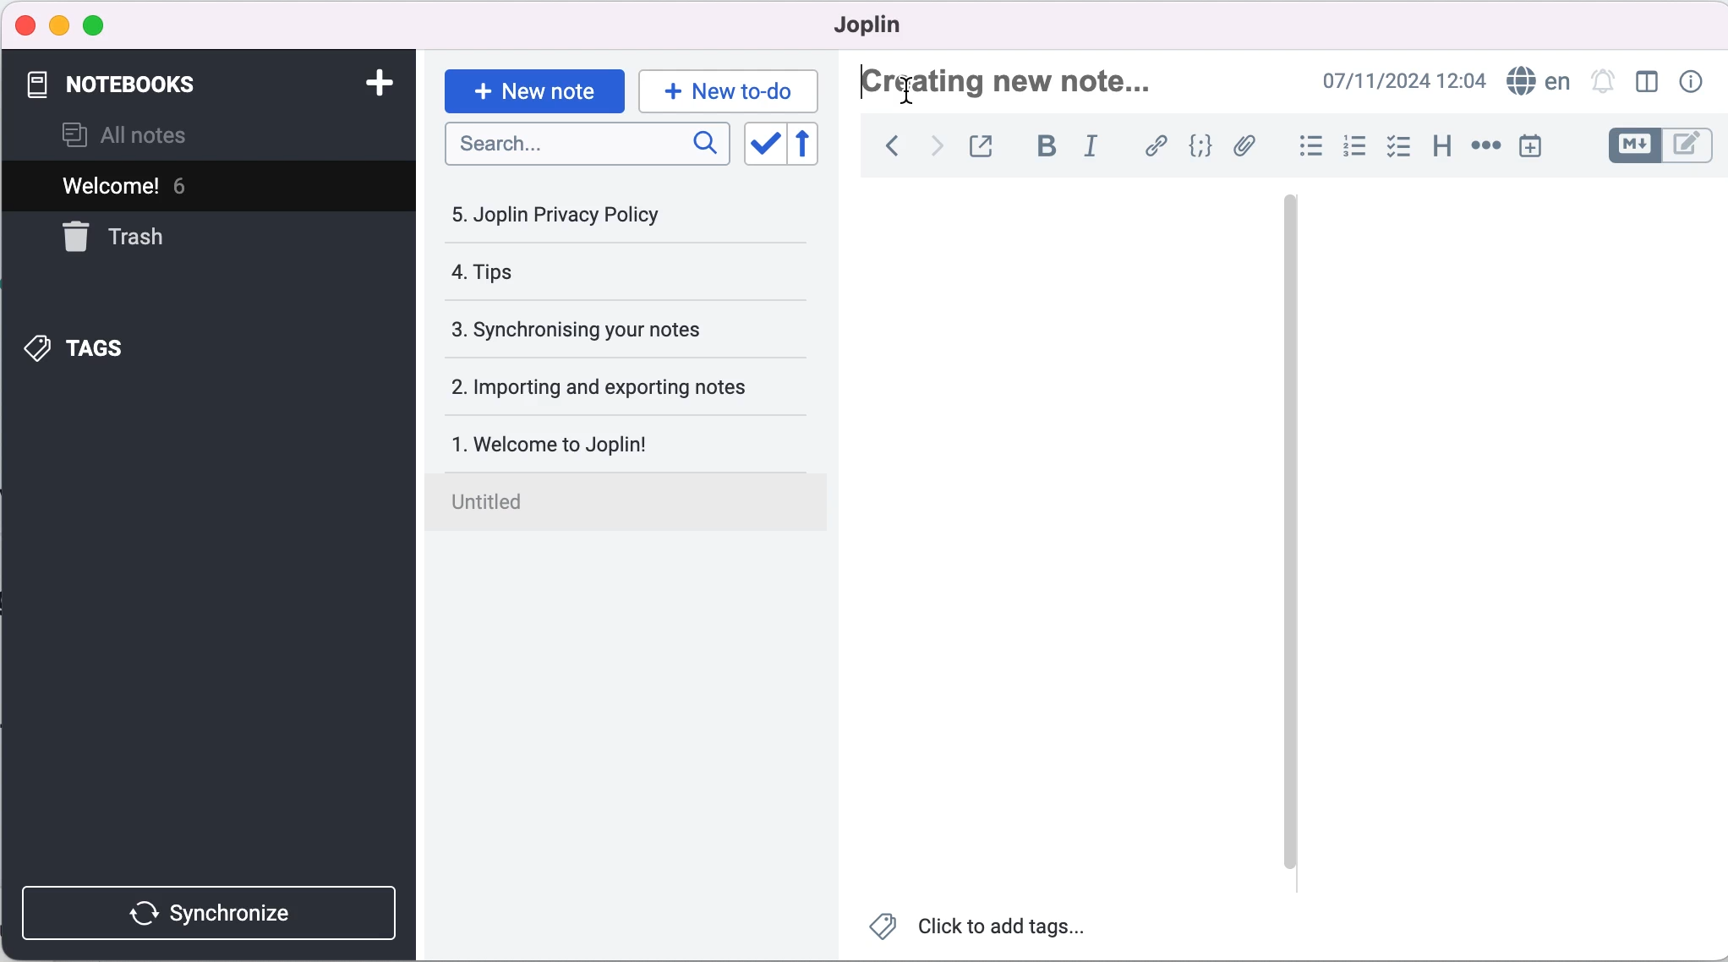 This screenshot has width=1728, height=962. Describe the element at coordinates (938, 145) in the screenshot. I see `forward` at that location.